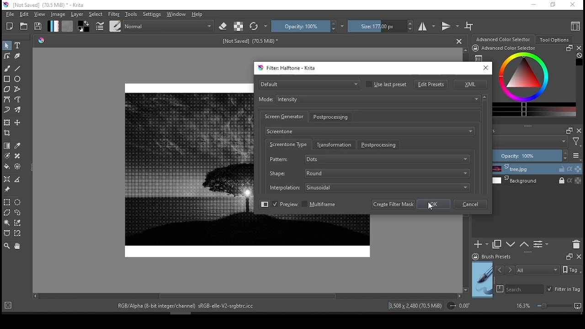 This screenshot has height=329, width=585. Describe the element at coordinates (370, 131) in the screenshot. I see `screentone` at that location.